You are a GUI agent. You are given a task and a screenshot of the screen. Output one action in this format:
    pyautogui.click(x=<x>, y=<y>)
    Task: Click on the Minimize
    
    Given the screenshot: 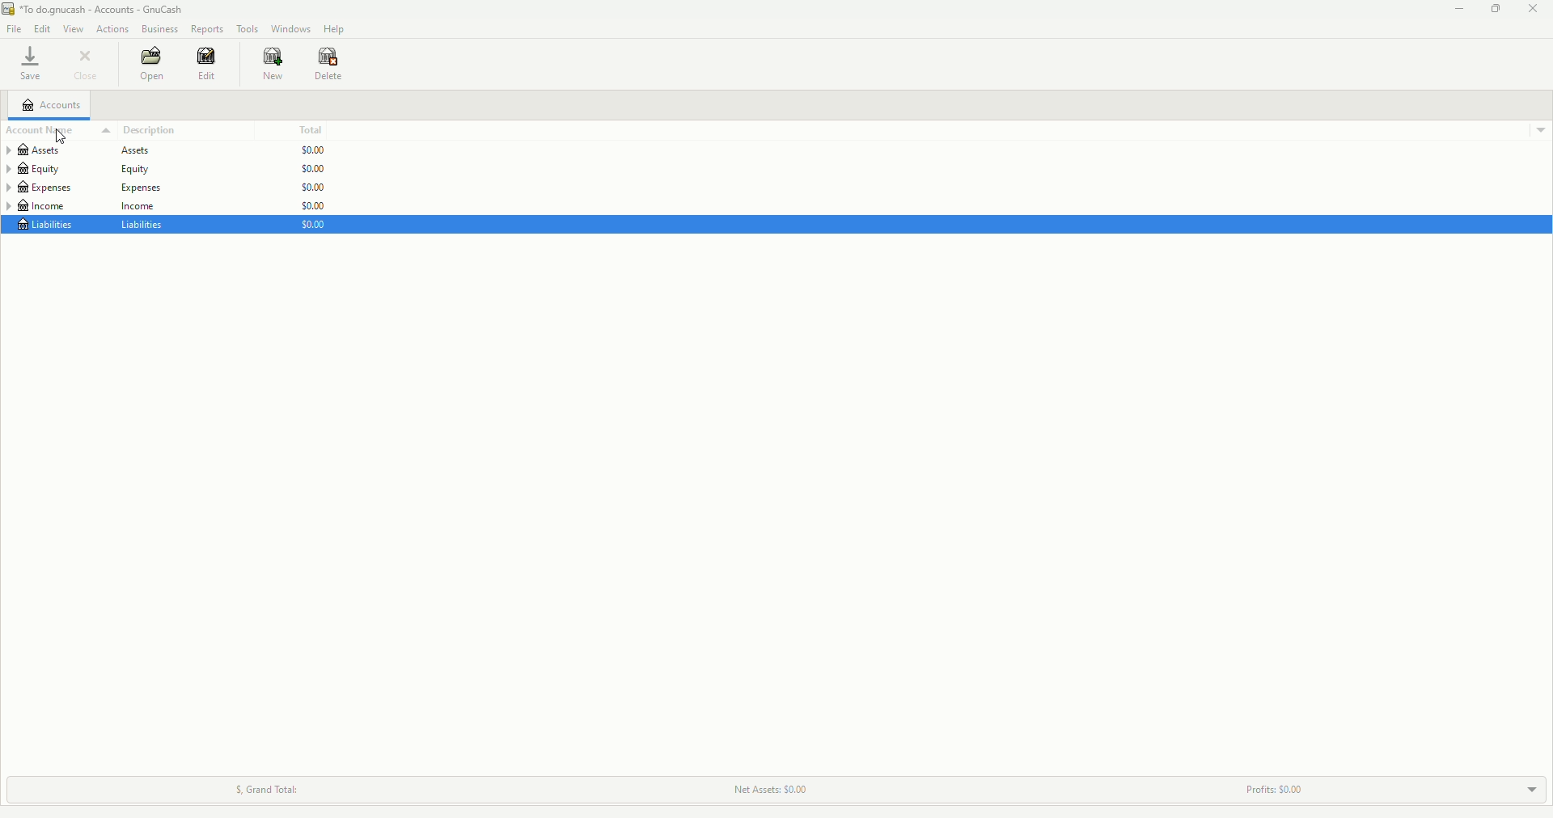 What is the action you would take?
    pyautogui.click(x=1454, y=8)
    